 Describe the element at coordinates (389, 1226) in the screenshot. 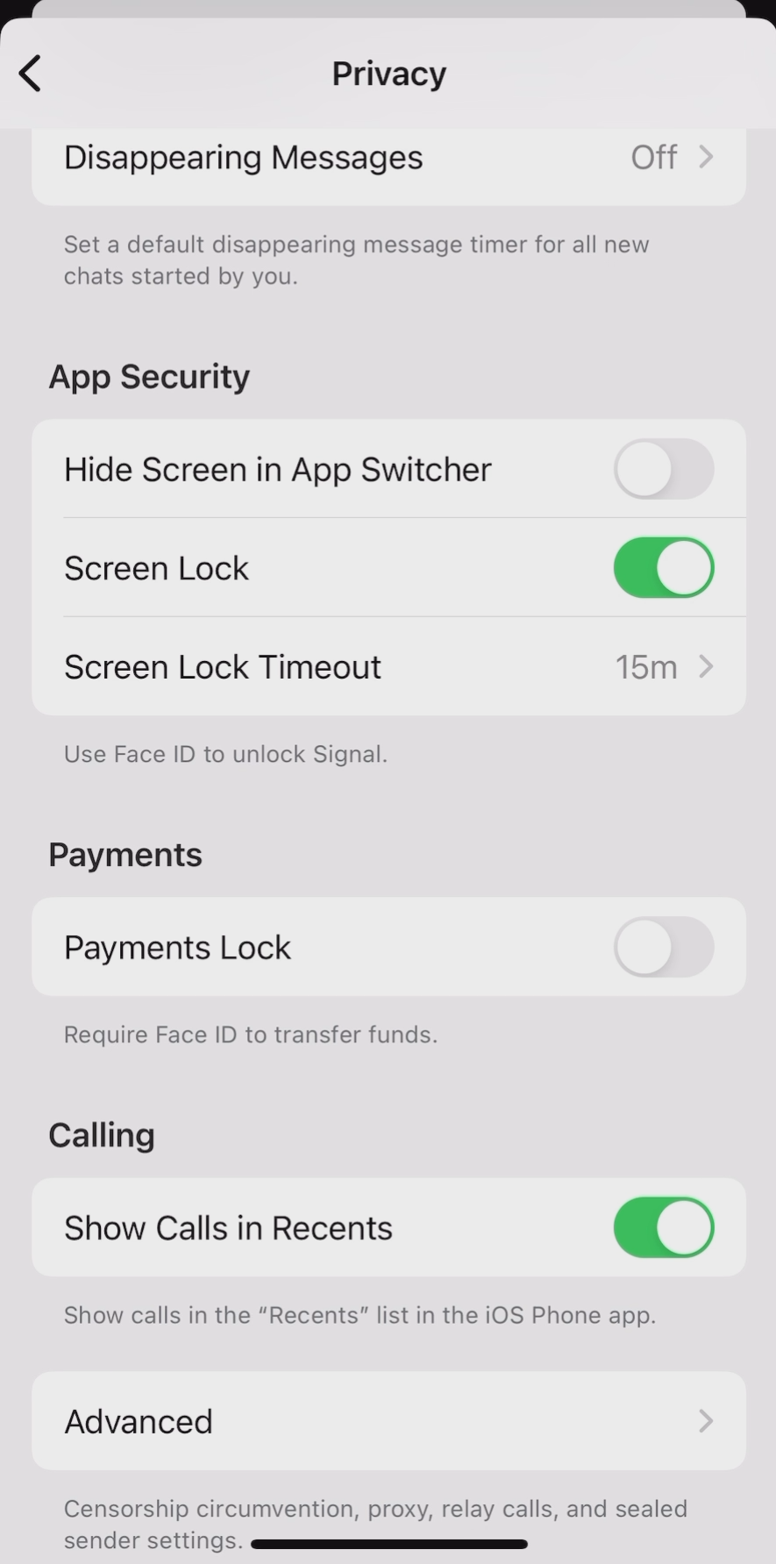

I see `show calls in recents enabled` at that location.